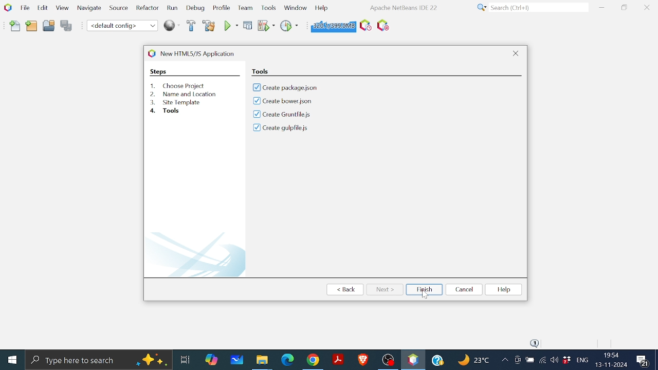 This screenshot has height=370, width=658. I want to click on Add file, so click(15, 26).